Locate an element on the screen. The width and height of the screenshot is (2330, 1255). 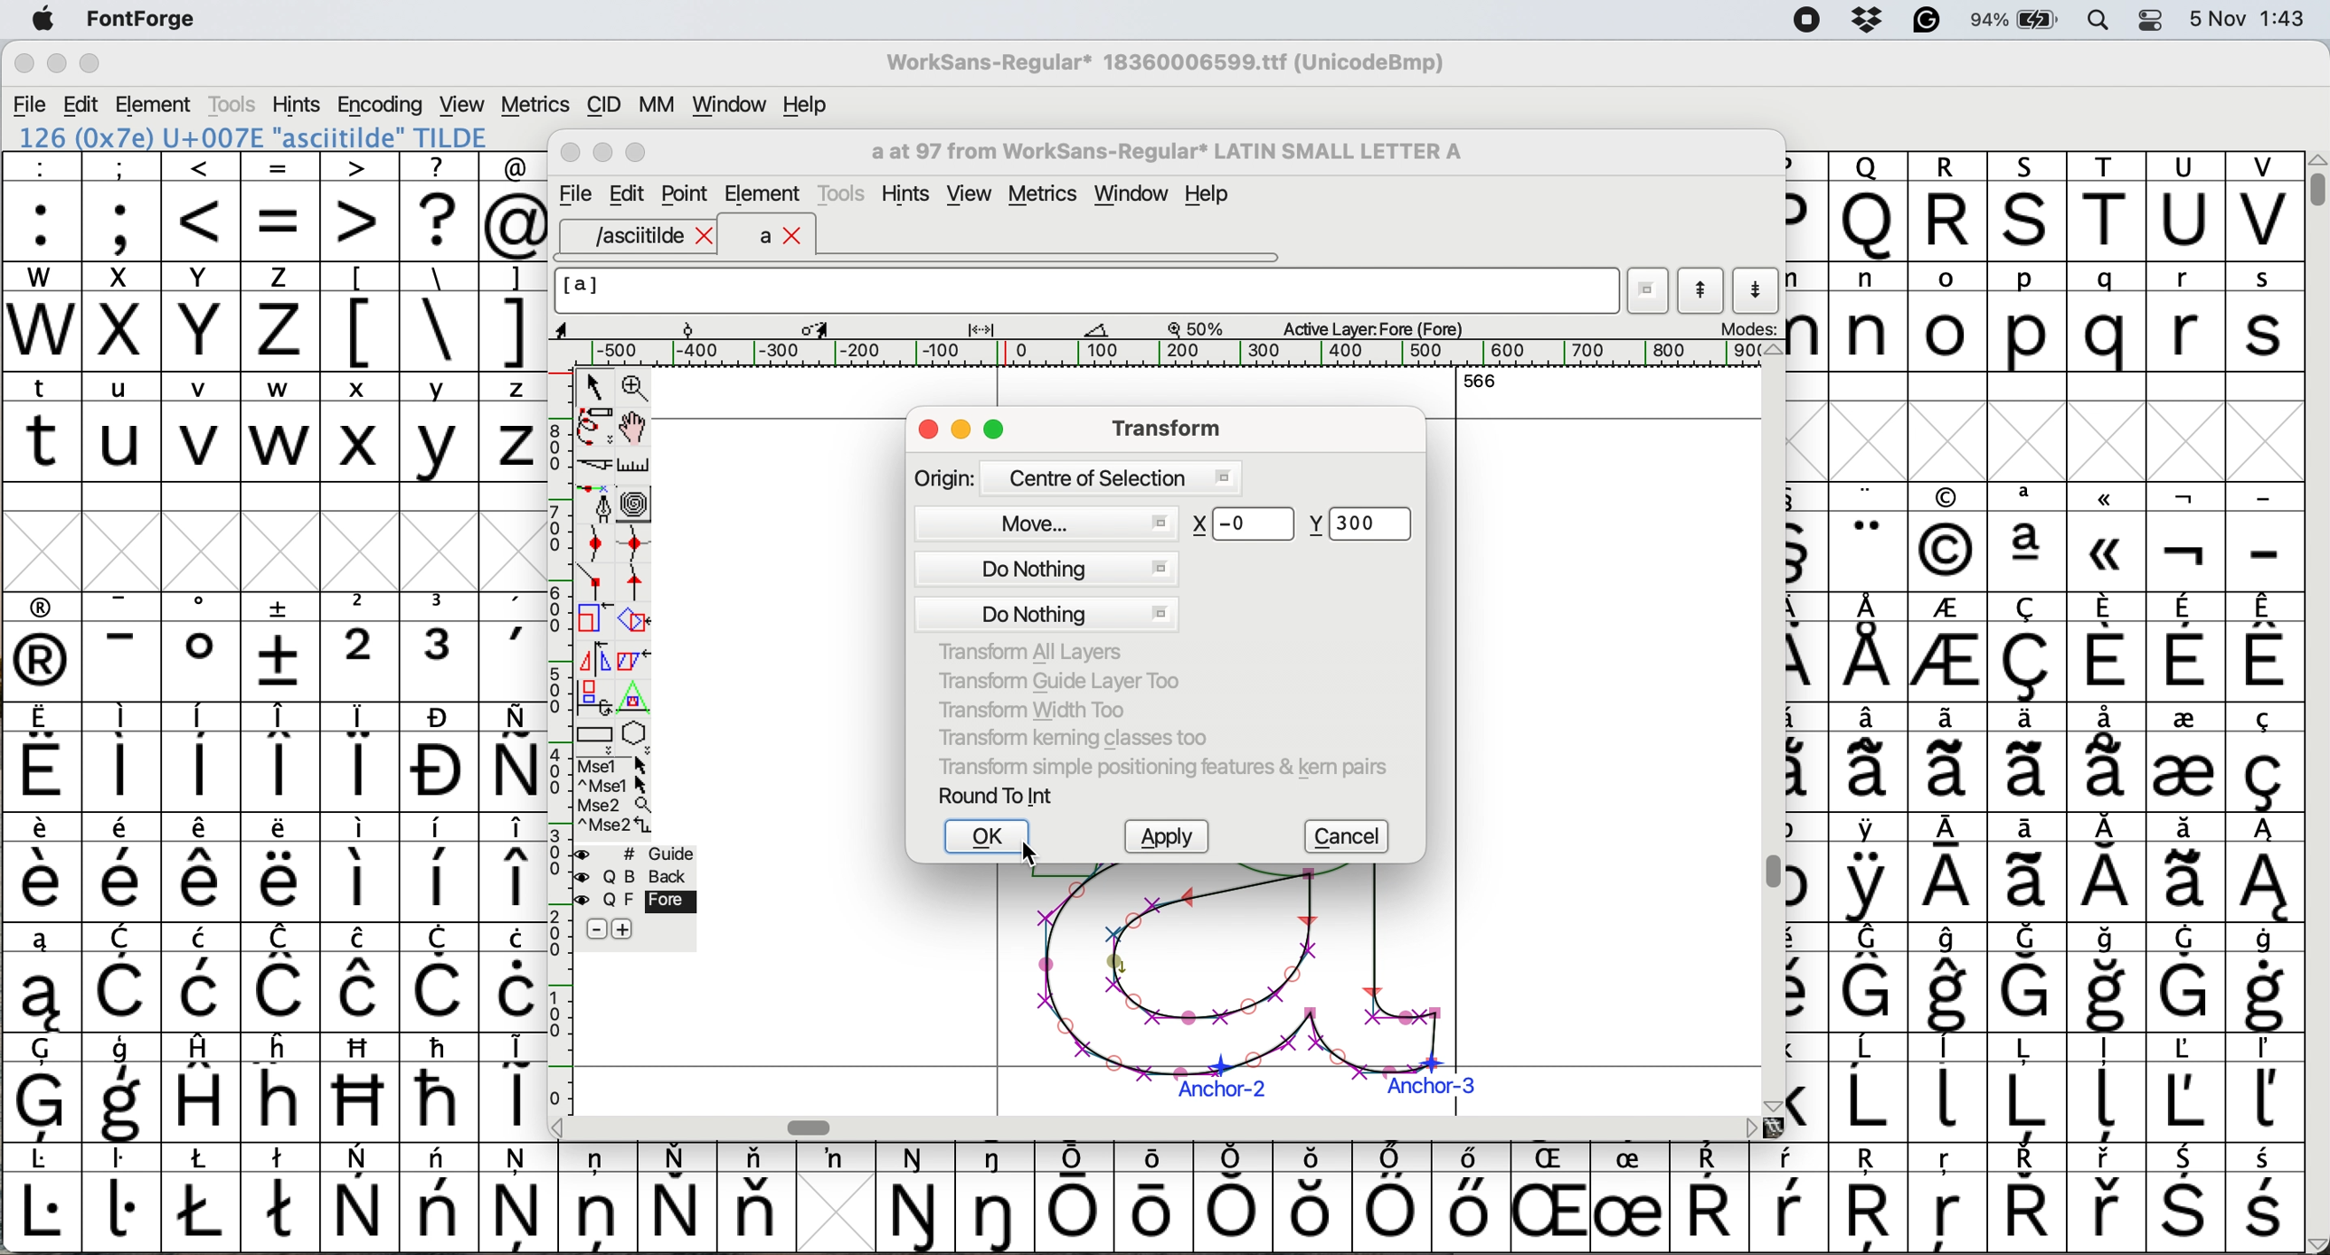
WorkSans-Regular 18360006599.ttf (UnicodeBmp) is located at coordinates (1166, 66).